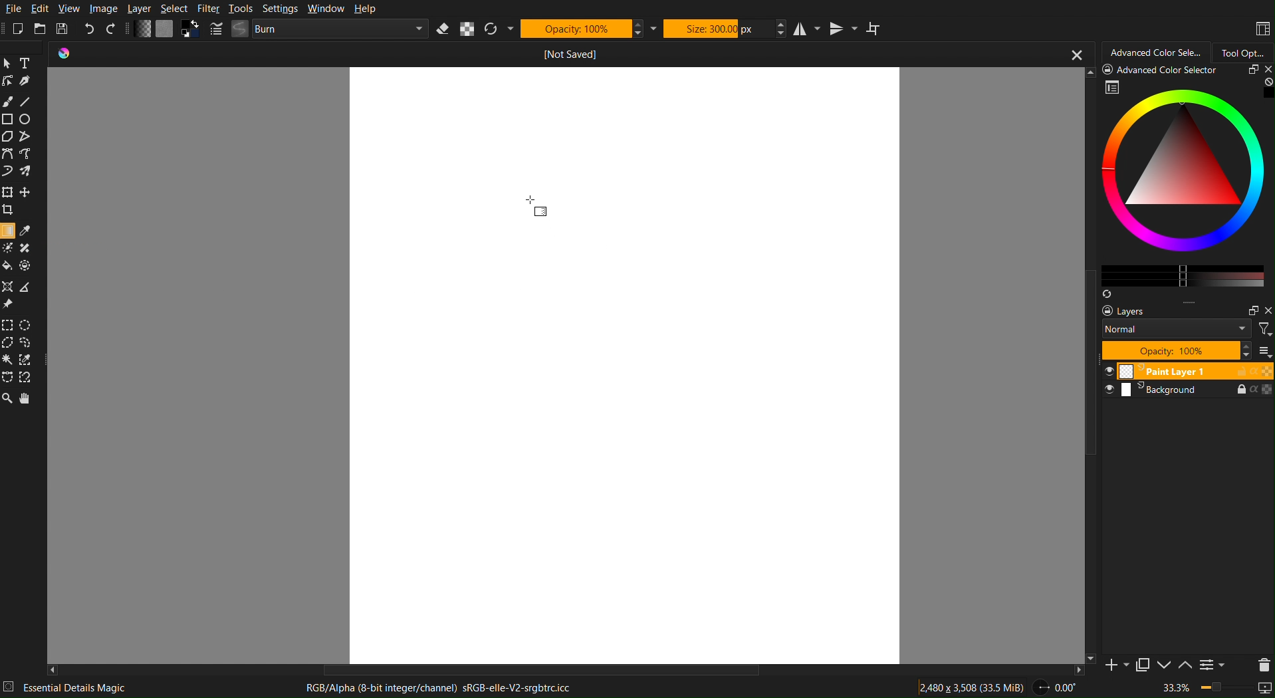 The width and height of the screenshot is (1275, 698). Describe the element at coordinates (75, 687) in the screenshot. I see `Essential Details Magic` at that location.